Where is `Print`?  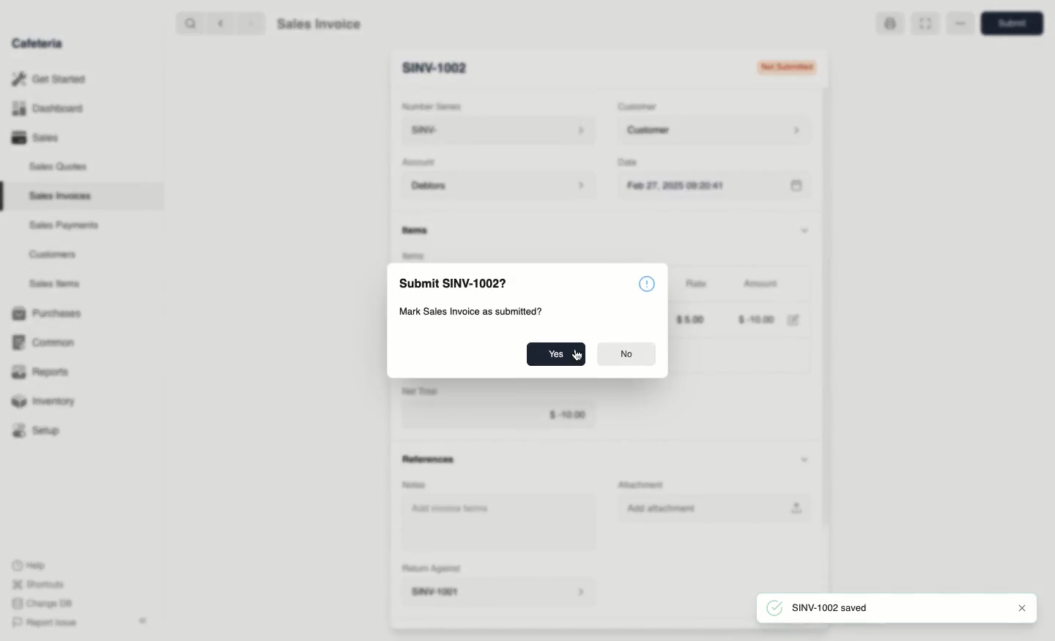 Print is located at coordinates (889, 23).